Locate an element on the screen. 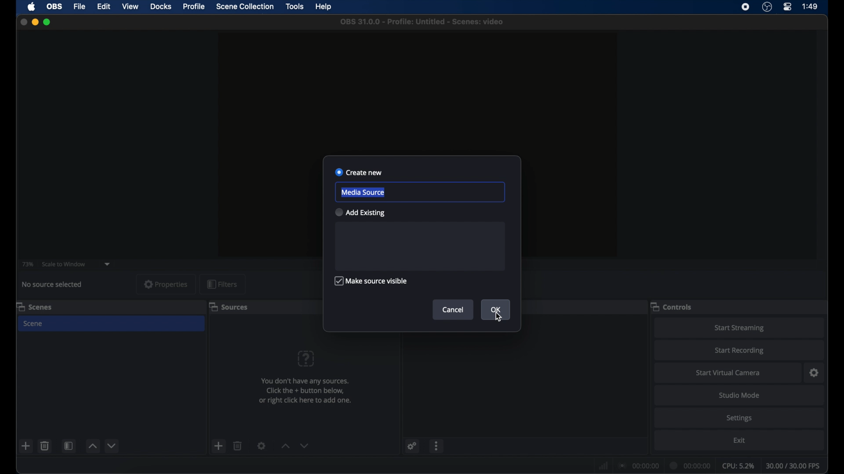 The image size is (844, 474). Sources is located at coordinates (229, 307).